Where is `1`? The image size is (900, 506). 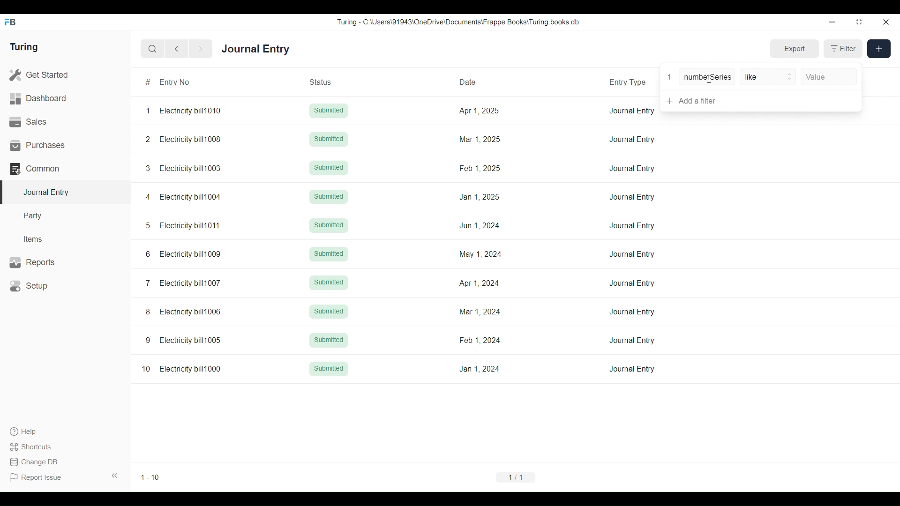 1 is located at coordinates (670, 77).